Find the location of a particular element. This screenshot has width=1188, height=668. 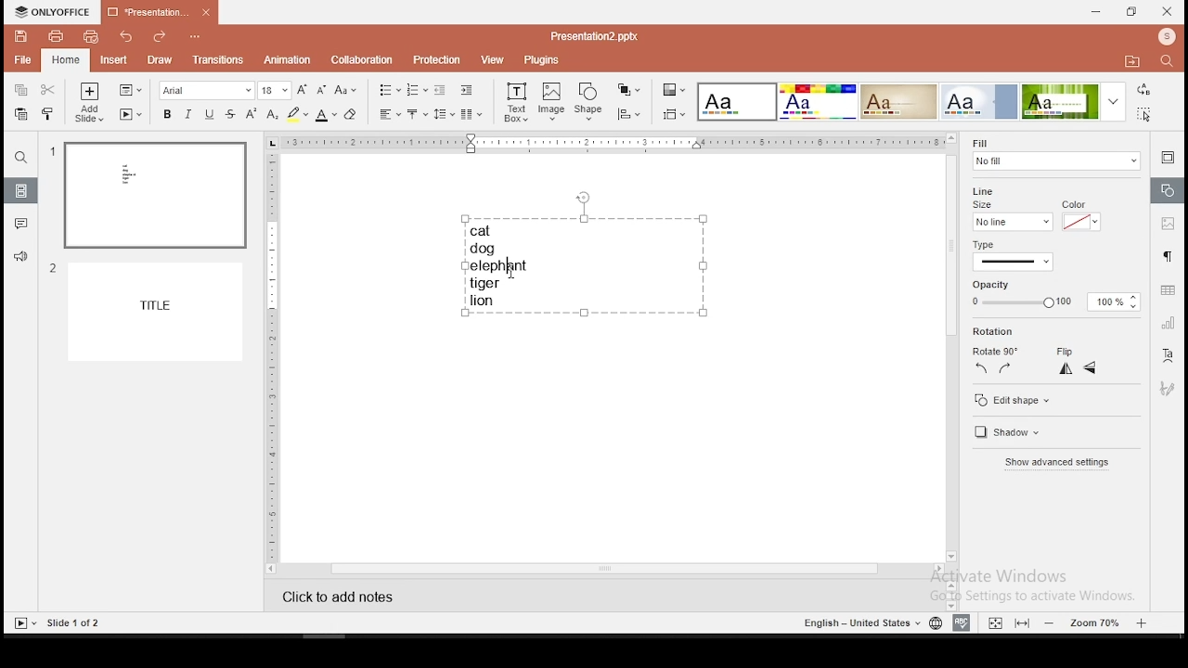

highlight is located at coordinates (297, 114).